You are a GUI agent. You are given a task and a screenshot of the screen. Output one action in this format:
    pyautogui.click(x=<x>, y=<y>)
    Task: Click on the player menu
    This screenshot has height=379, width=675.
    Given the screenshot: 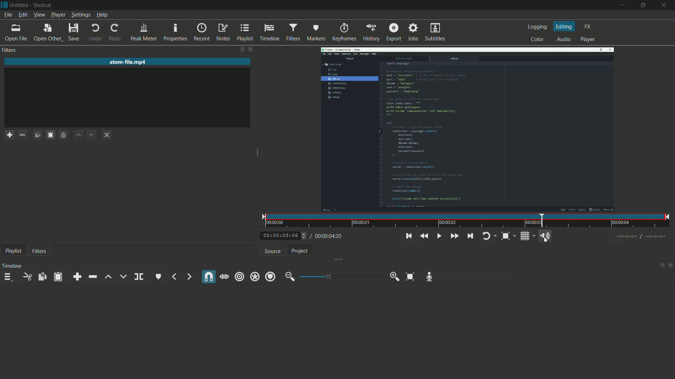 What is the action you would take?
    pyautogui.click(x=58, y=15)
    